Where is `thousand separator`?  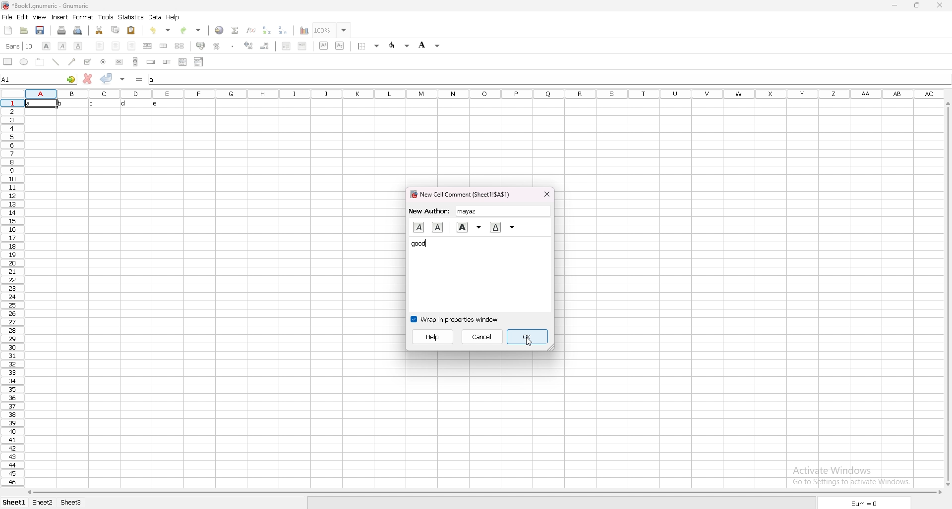 thousand separator is located at coordinates (233, 46).